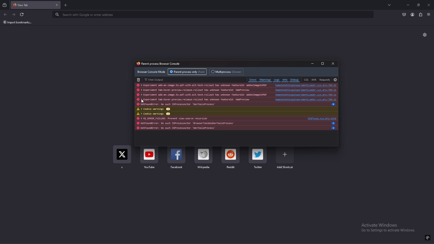 This screenshot has width=434, height=244. Describe the element at coordinates (200, 119) in the screenshot. I see `log` at that location.